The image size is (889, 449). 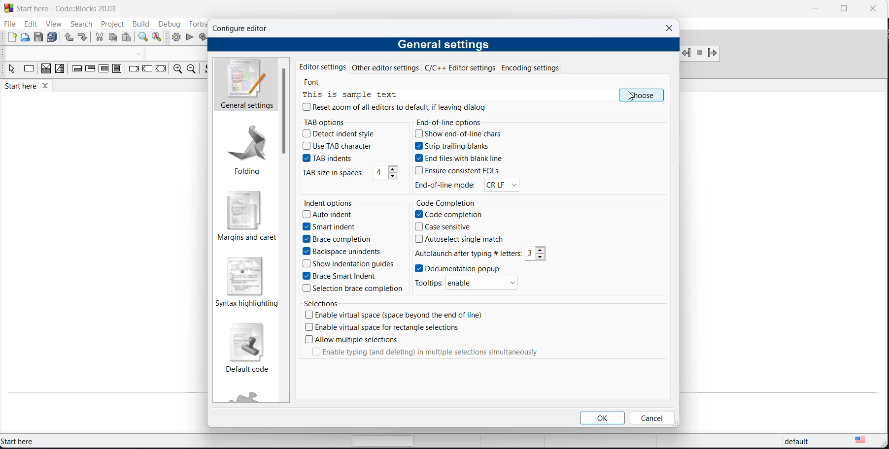 What do you see at coordinates (398, 317) in the screenshot?
I see `enable virtual space checkbox` at bounding box center [398, 317].